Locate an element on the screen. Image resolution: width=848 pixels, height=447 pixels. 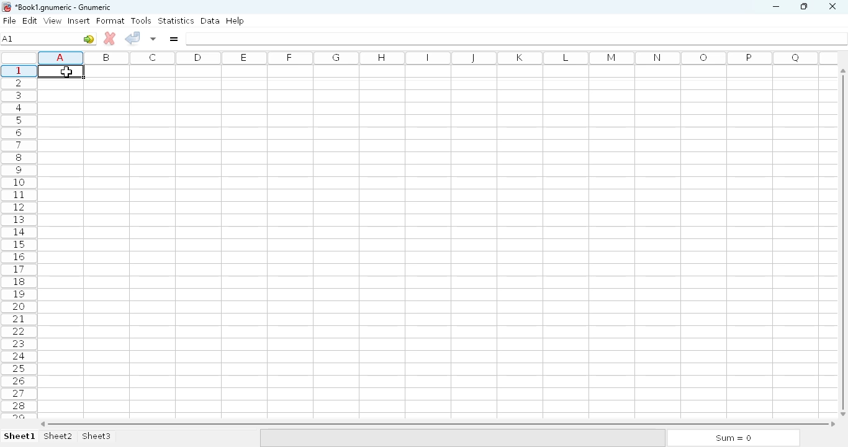
sum = 0 is located at coordinates (732, 438).